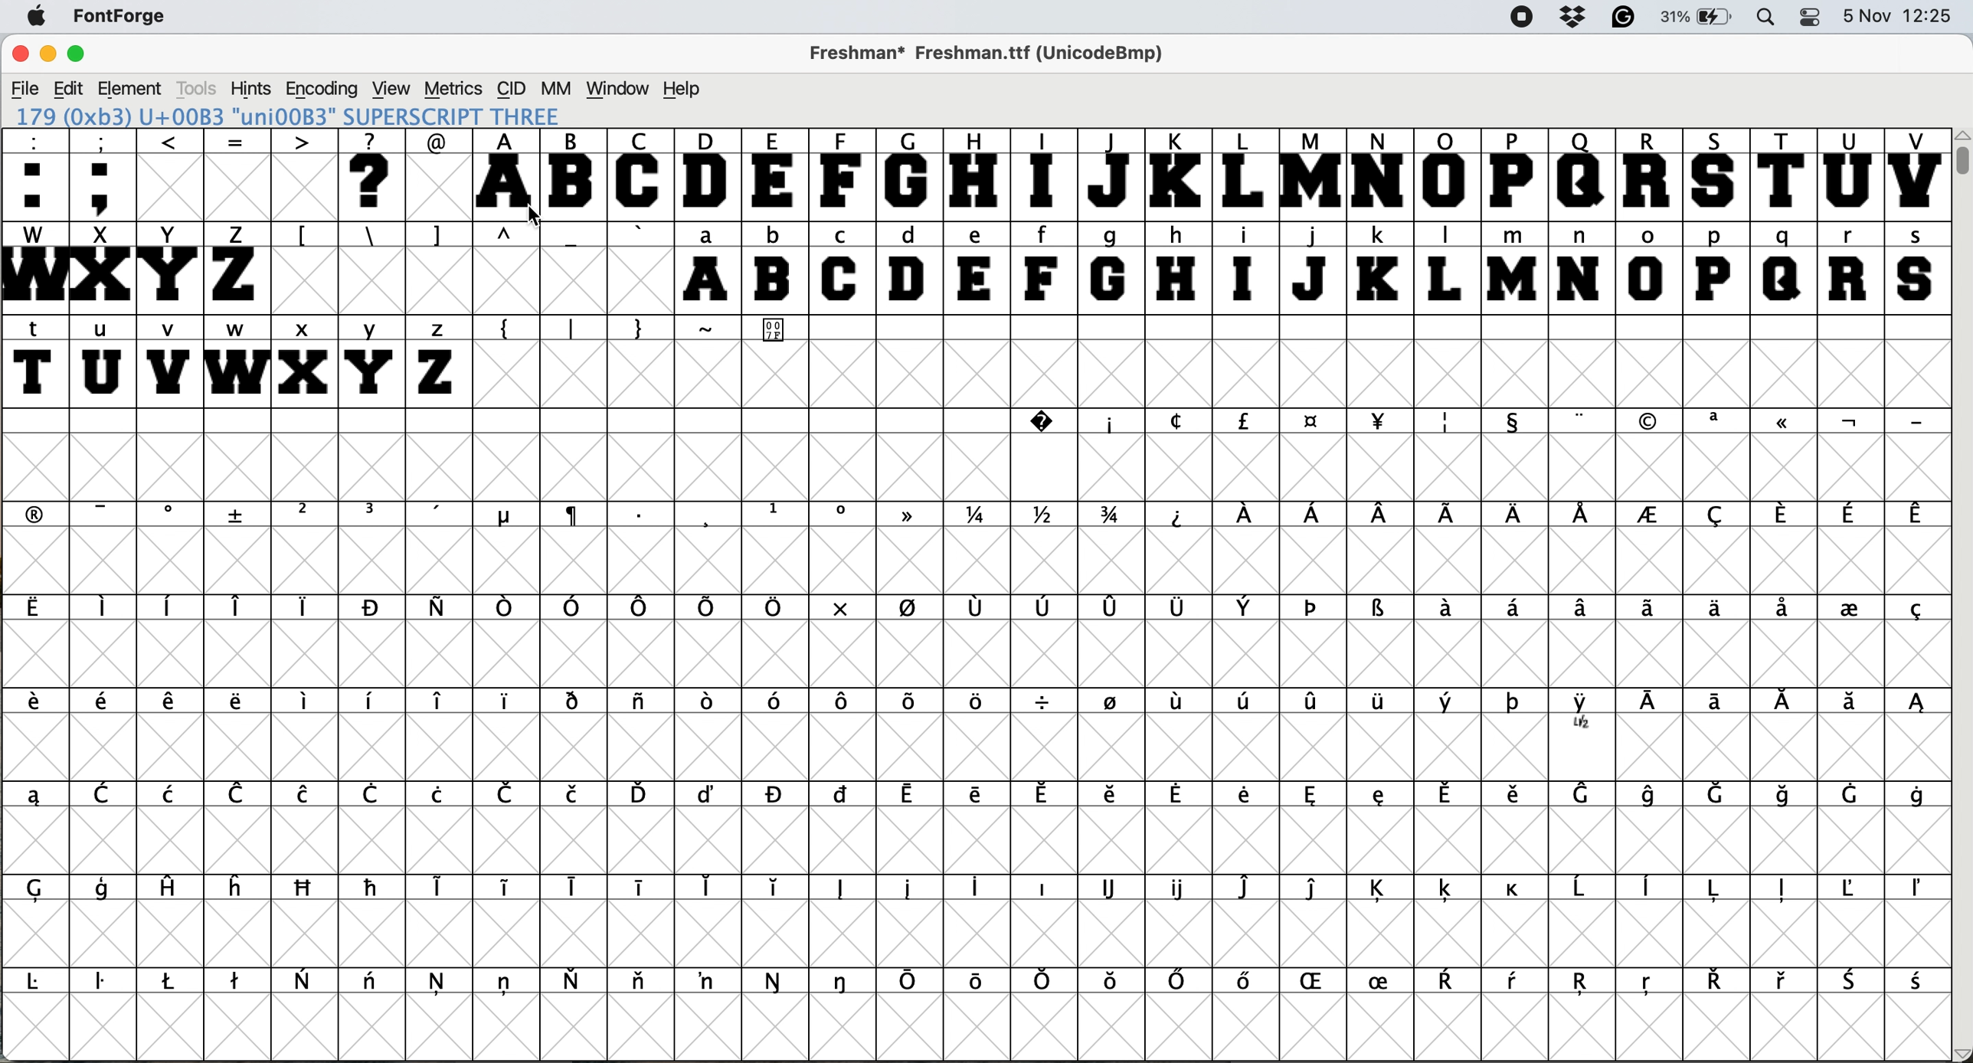  Describe the element at coordinates (1516, 515) in the screenshot. I see `symbol` at that location.